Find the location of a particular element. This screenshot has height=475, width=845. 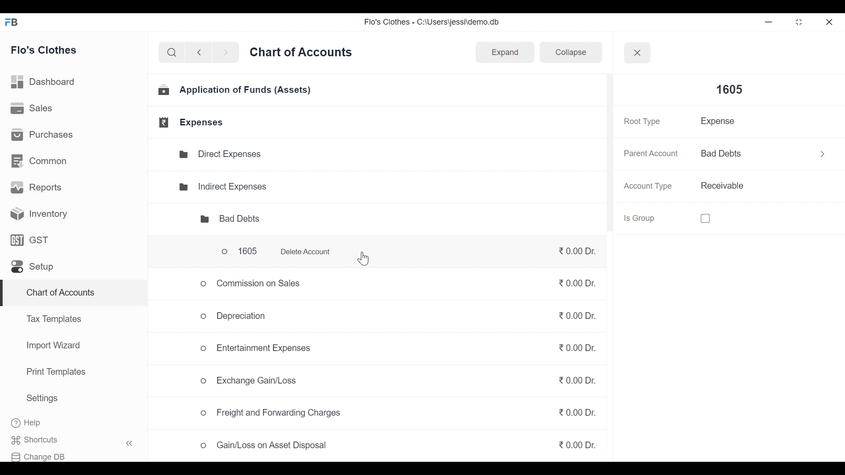

Shortcuts is located at coordinates (77, 440).